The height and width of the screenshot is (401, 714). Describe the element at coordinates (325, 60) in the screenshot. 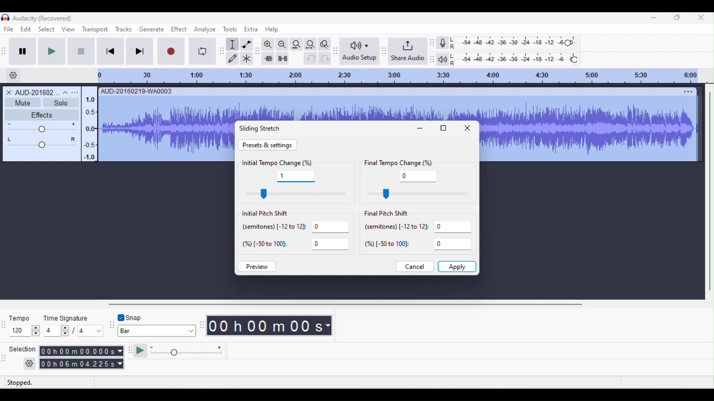

I see `redo` at that location.